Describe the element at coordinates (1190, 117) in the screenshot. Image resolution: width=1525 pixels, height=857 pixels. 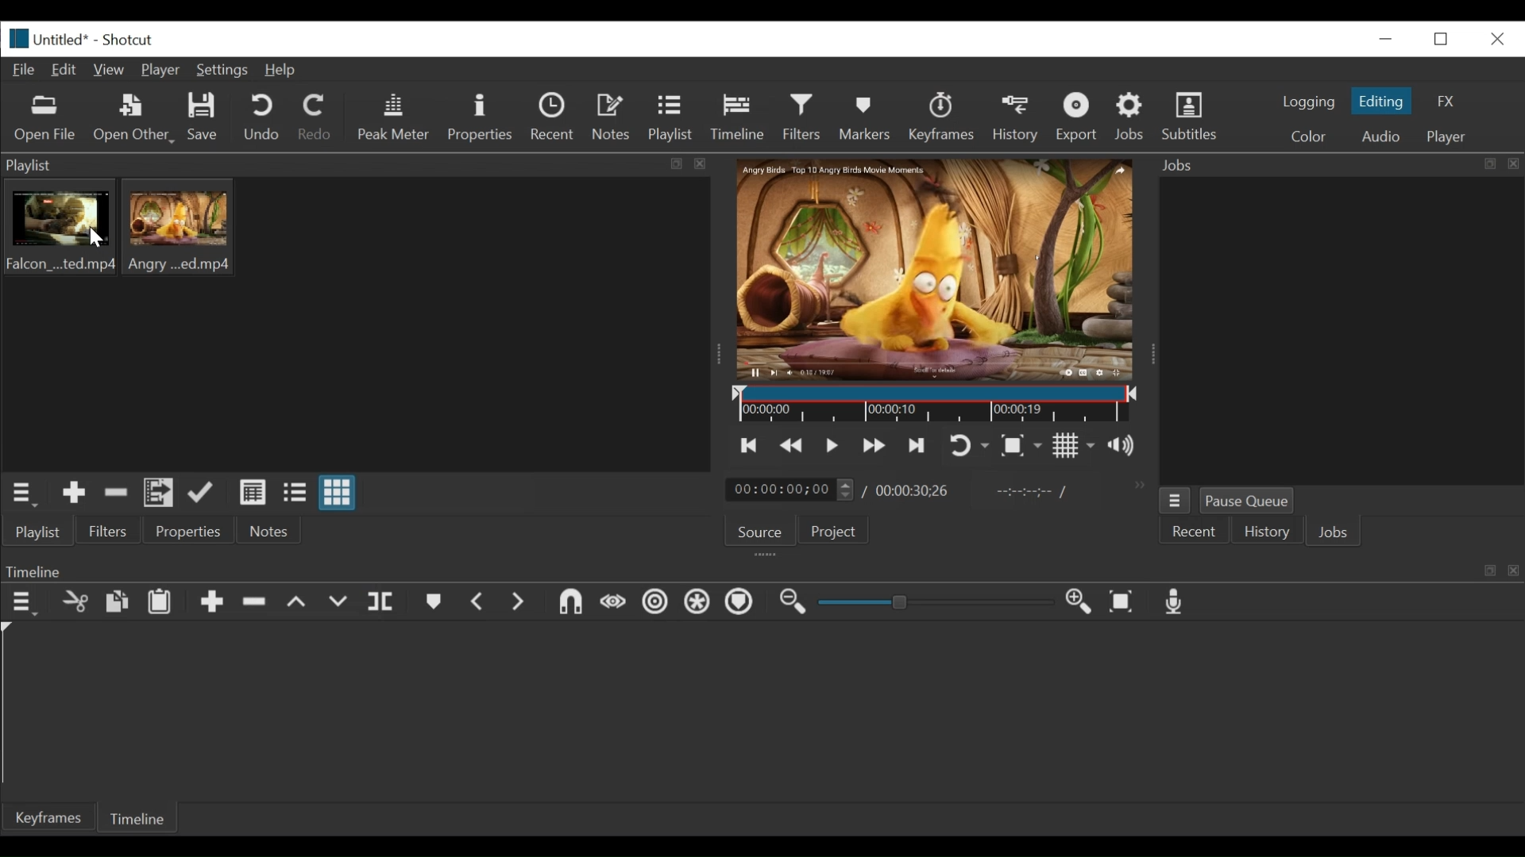
I see `Subtitles` at that location.